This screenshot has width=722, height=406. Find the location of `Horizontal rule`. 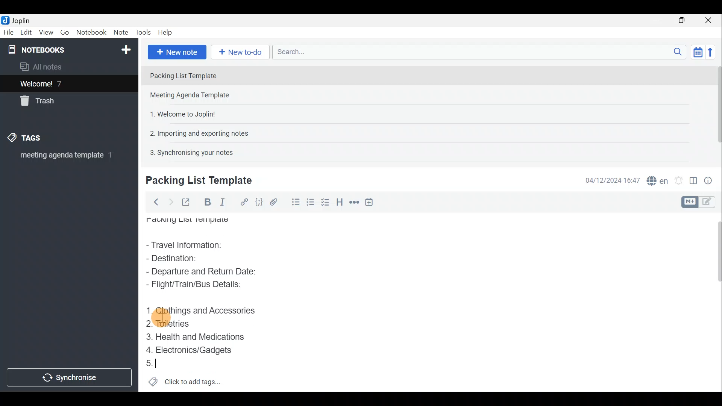

Horizontal rule is located at coordinates (353, 202).